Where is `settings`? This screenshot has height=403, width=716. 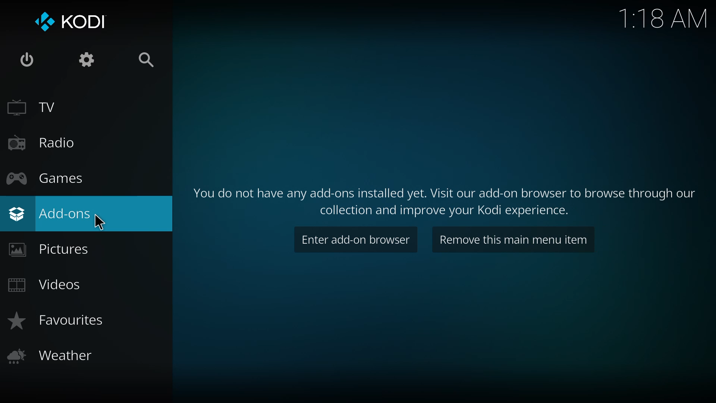
settings is located at coordinates (88, 63).